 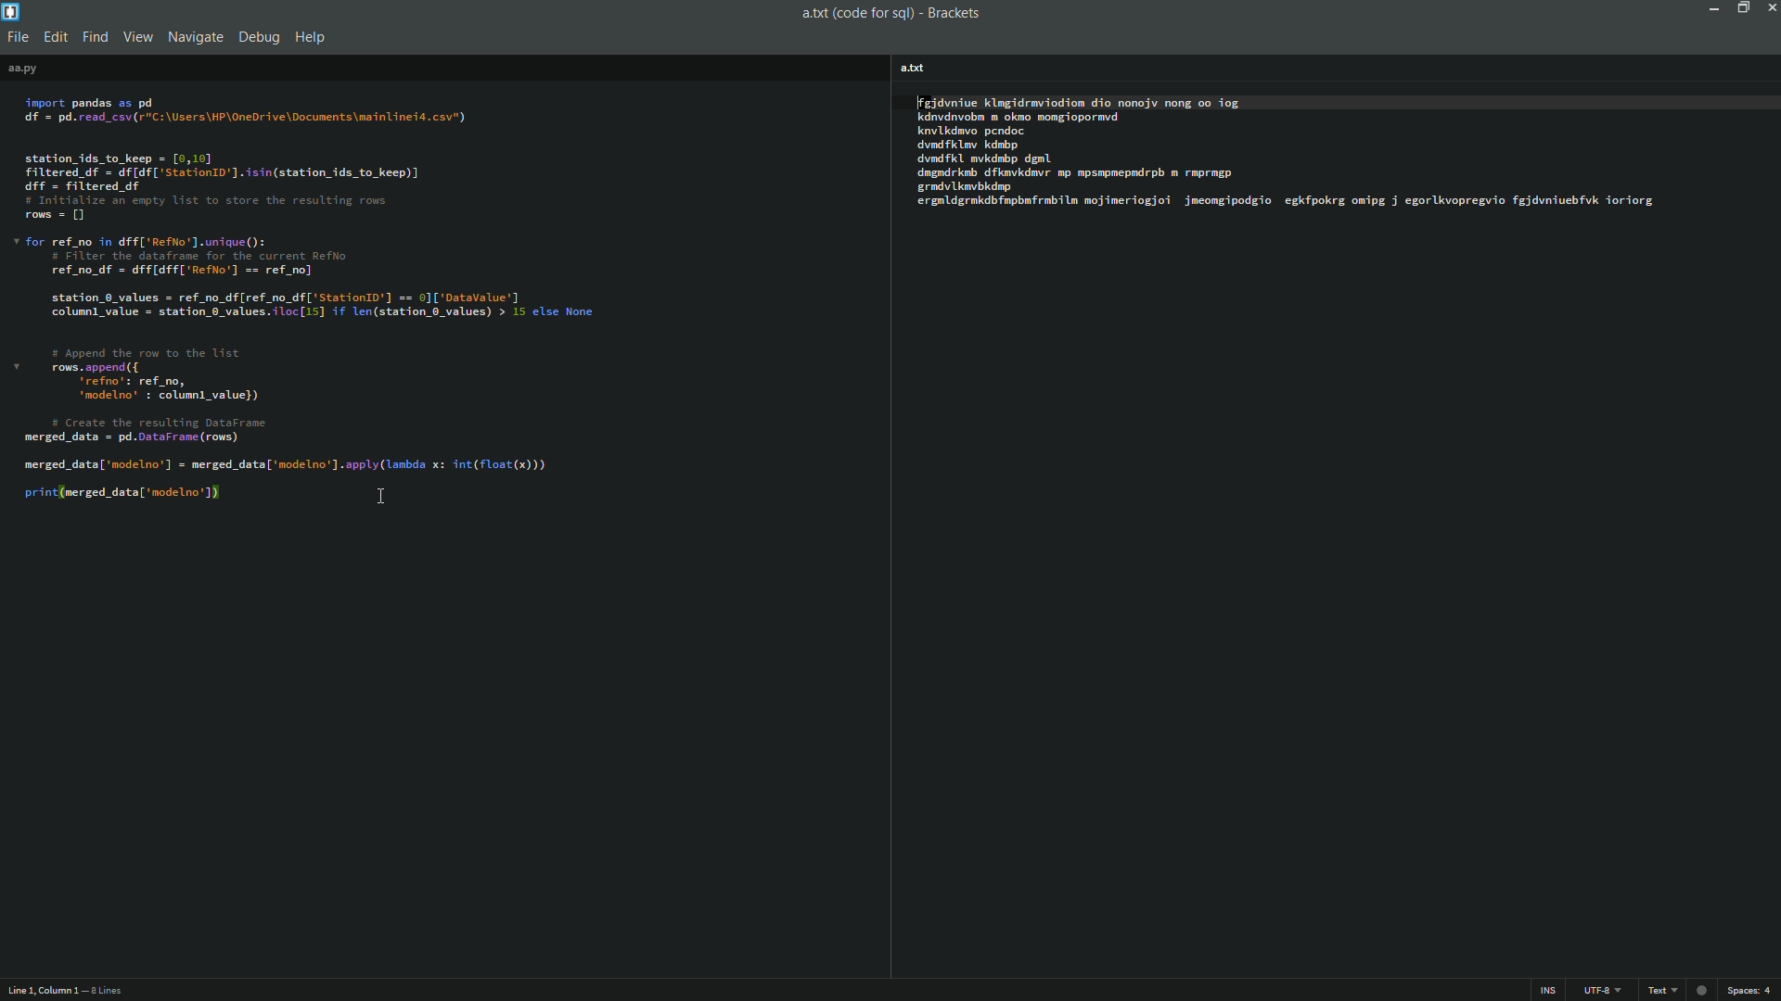 I want to click on edit menu, so click(x=54, y=39).